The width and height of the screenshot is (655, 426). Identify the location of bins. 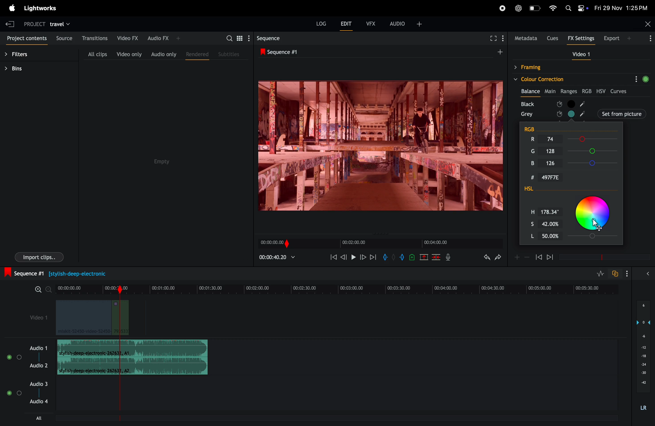
(20, 69).